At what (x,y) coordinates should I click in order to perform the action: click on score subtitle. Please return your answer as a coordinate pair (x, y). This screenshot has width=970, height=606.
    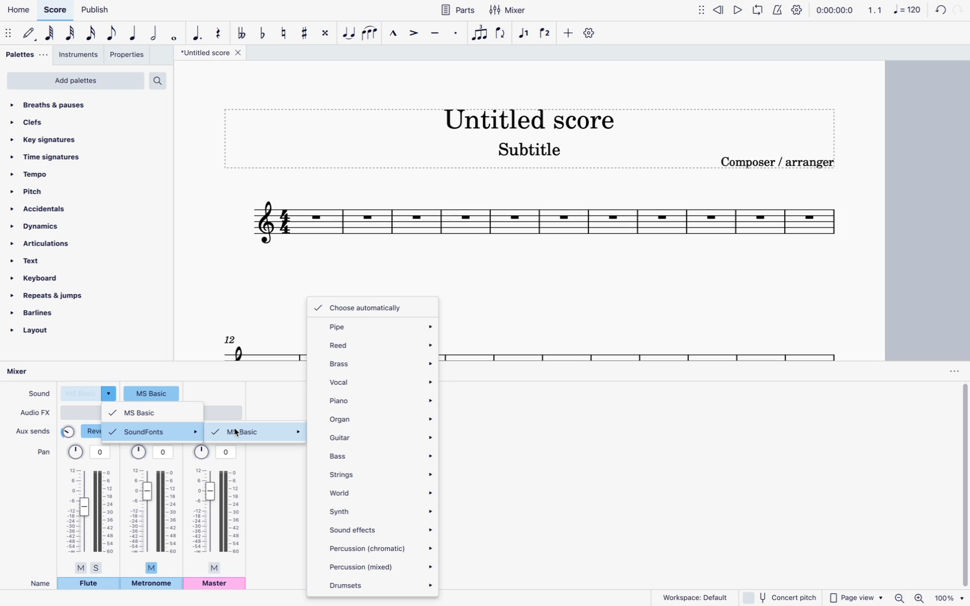
    Looking at the image, I should click on (530, 152).